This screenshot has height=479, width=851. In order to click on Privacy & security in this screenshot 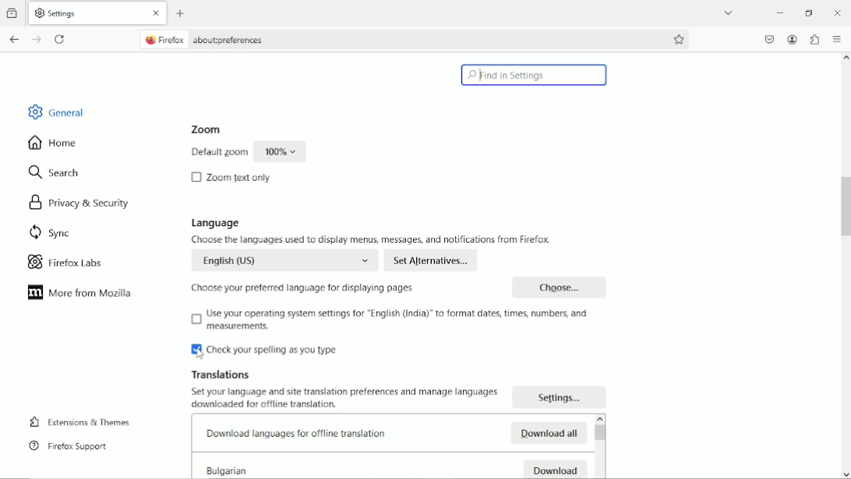, I will do `click(75, 203)`.